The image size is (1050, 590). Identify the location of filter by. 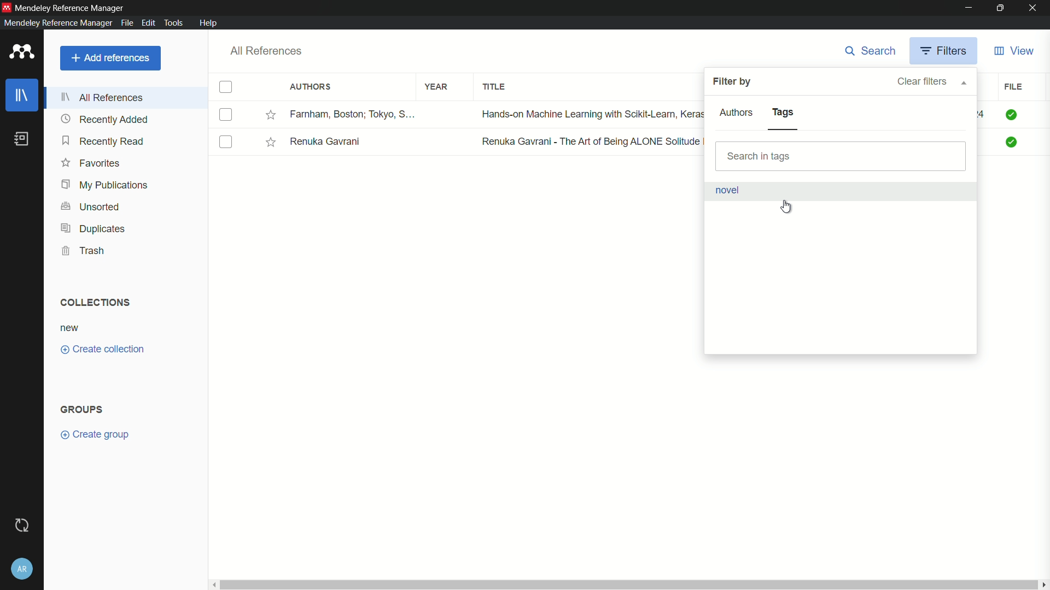
(731, 82).